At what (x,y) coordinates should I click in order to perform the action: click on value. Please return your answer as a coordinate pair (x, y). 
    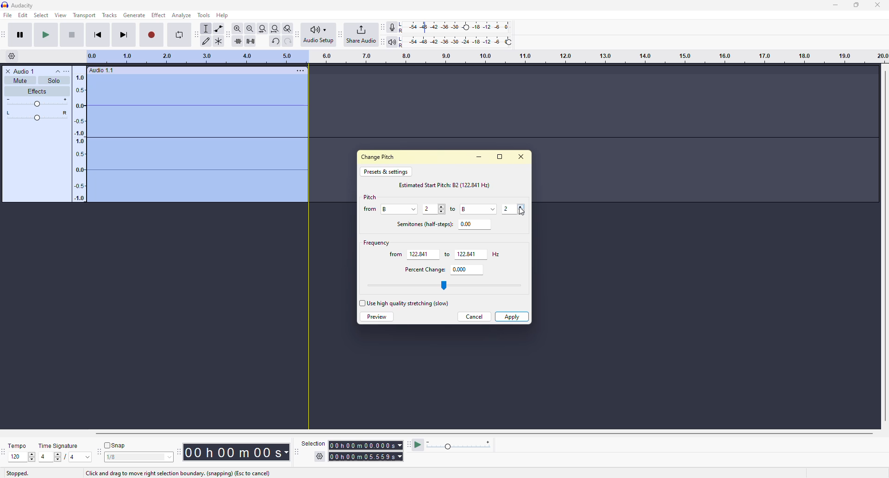
    Looking at the image, I should click on (466, 253).